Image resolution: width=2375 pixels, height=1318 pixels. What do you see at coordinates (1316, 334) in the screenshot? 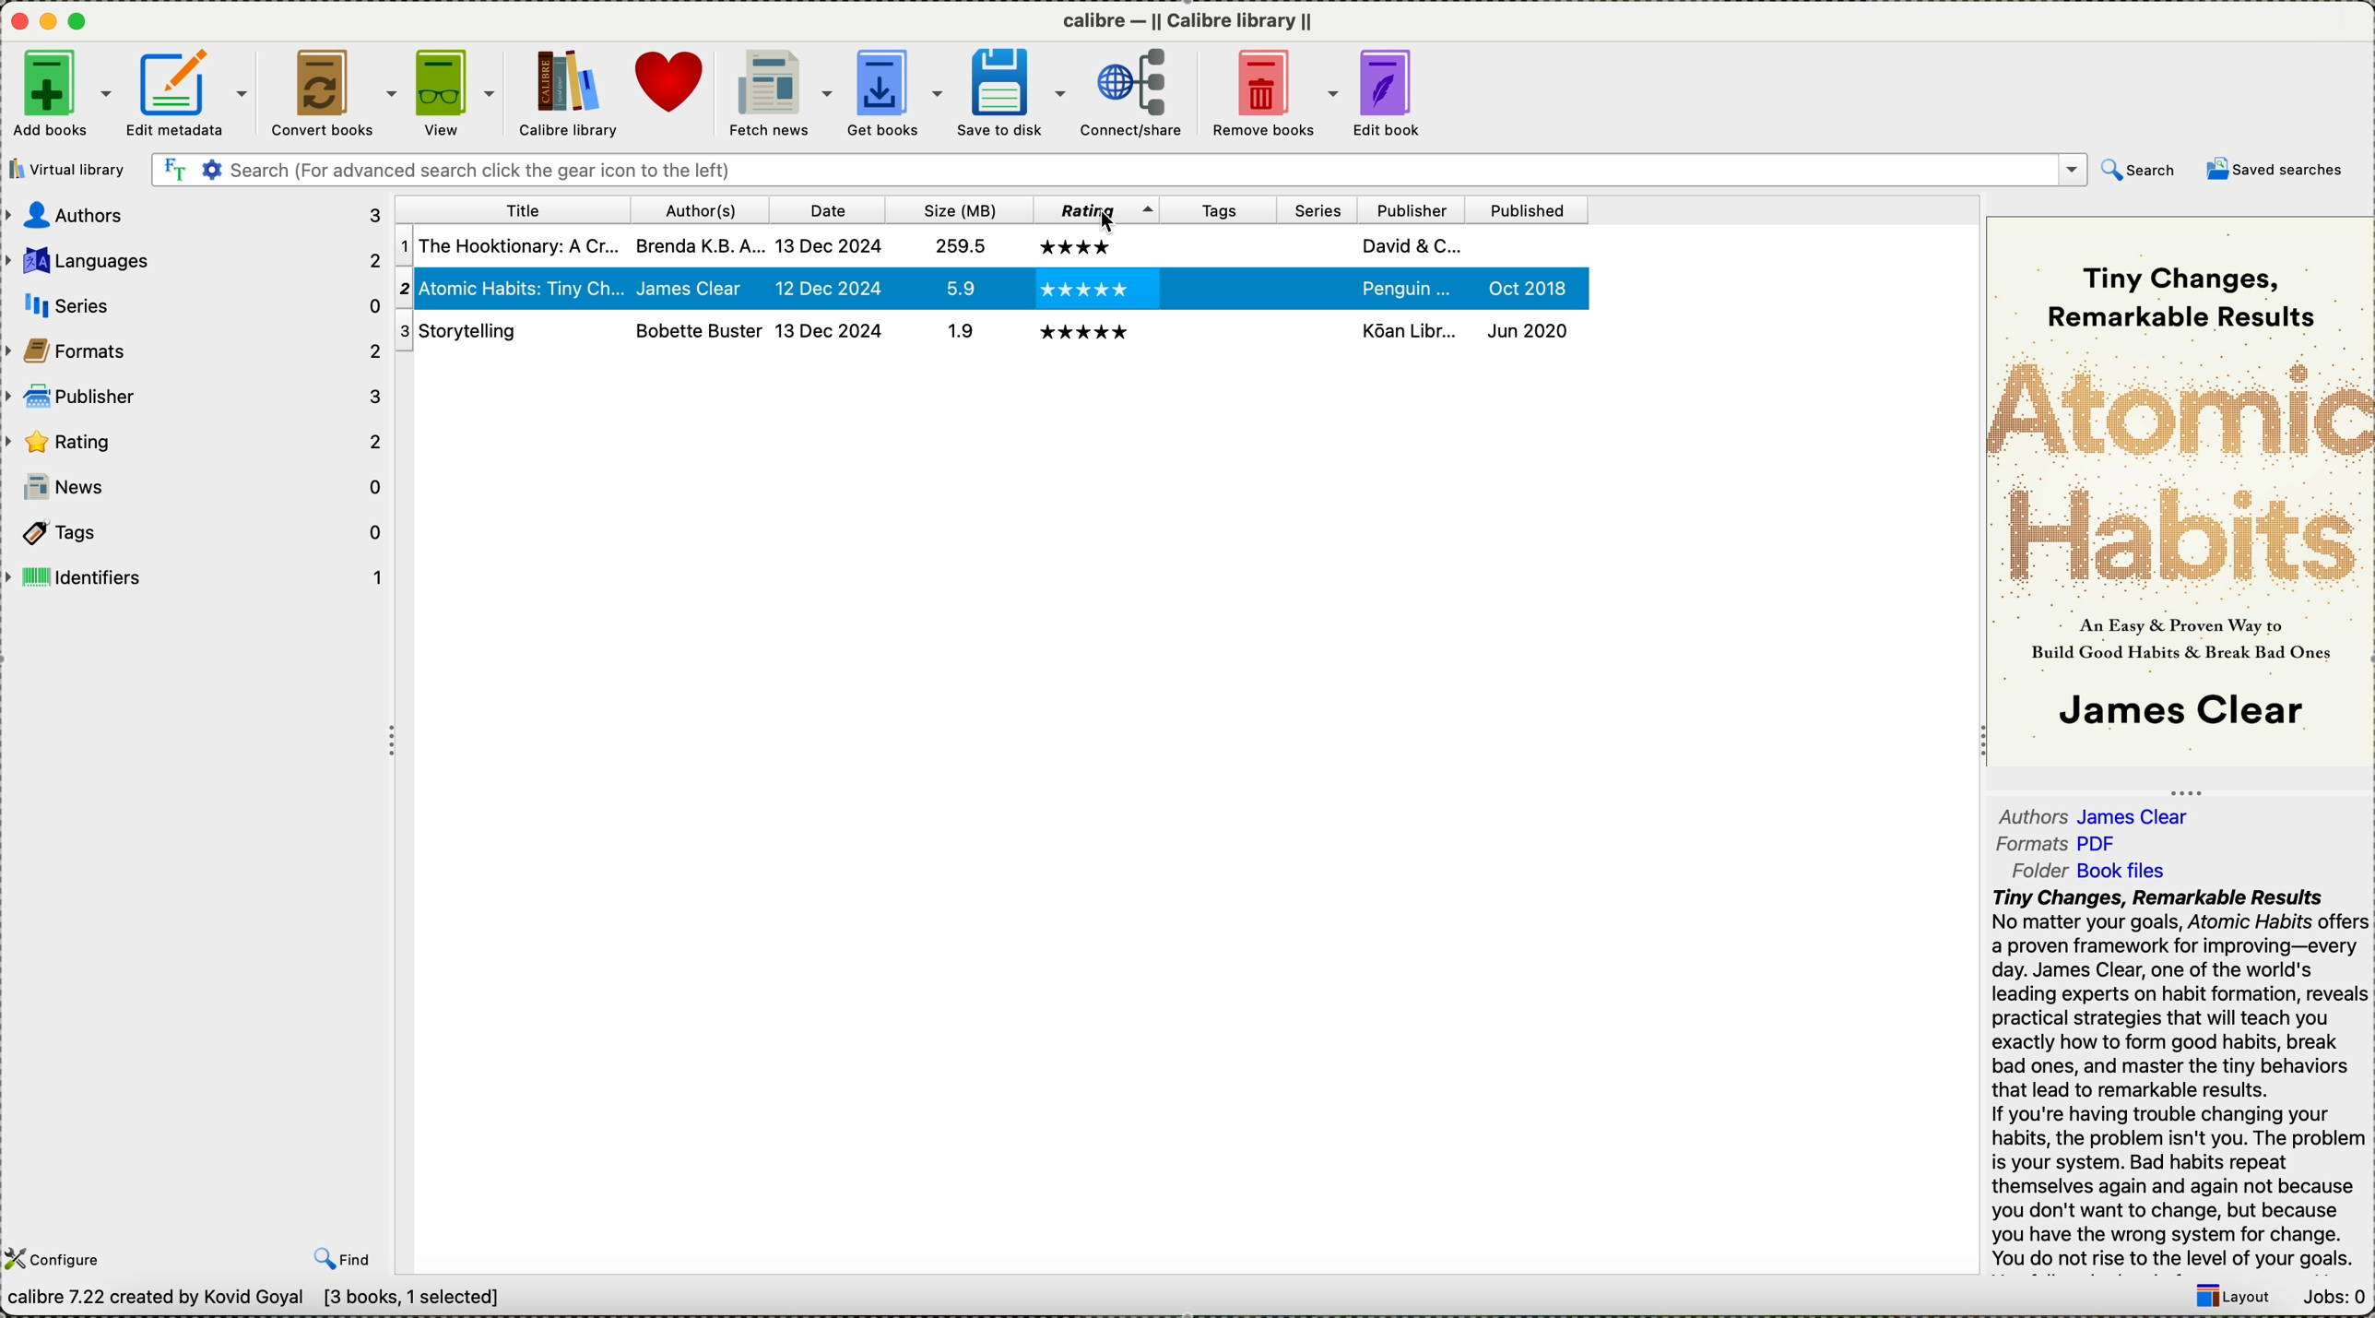
I see `series` at bounding box center [1316, 334].